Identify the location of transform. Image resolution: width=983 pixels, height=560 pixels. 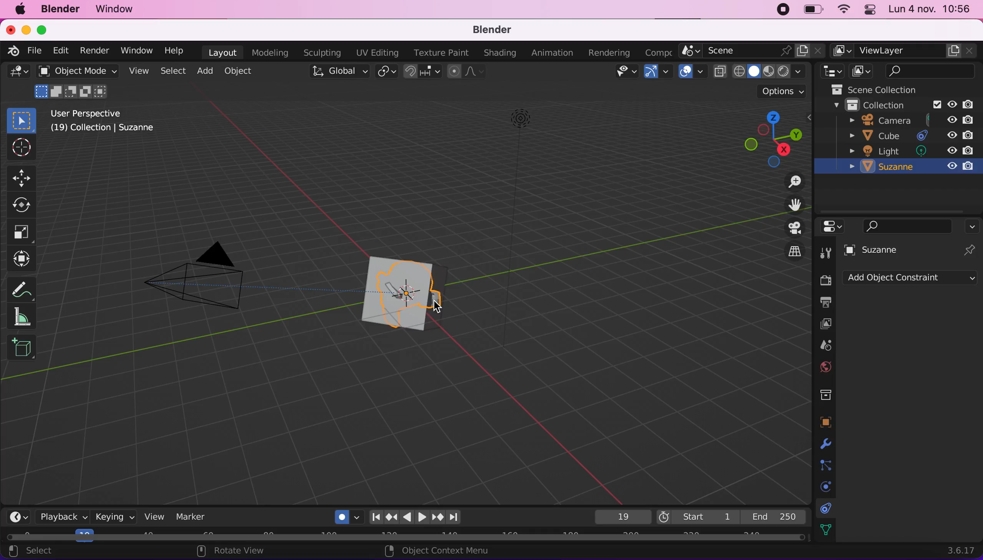
(24, 261).